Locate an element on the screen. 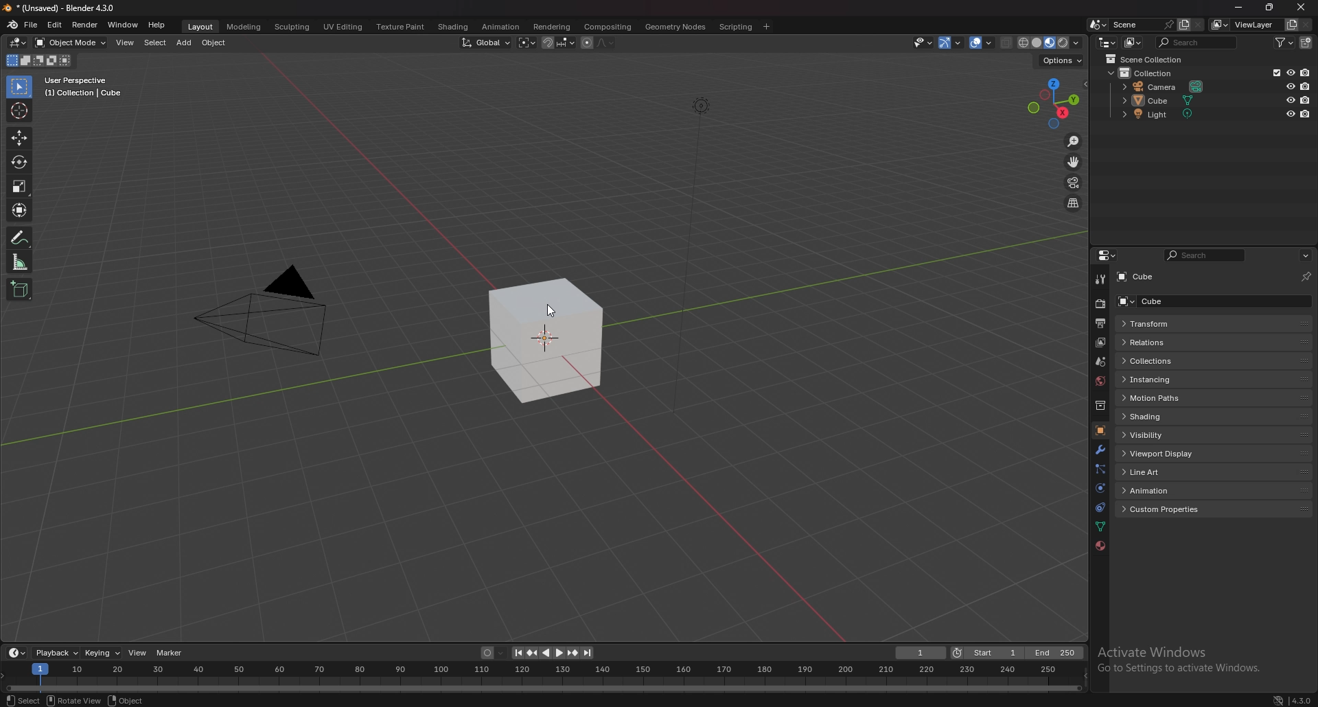  select is located at coordinates (154, 43).